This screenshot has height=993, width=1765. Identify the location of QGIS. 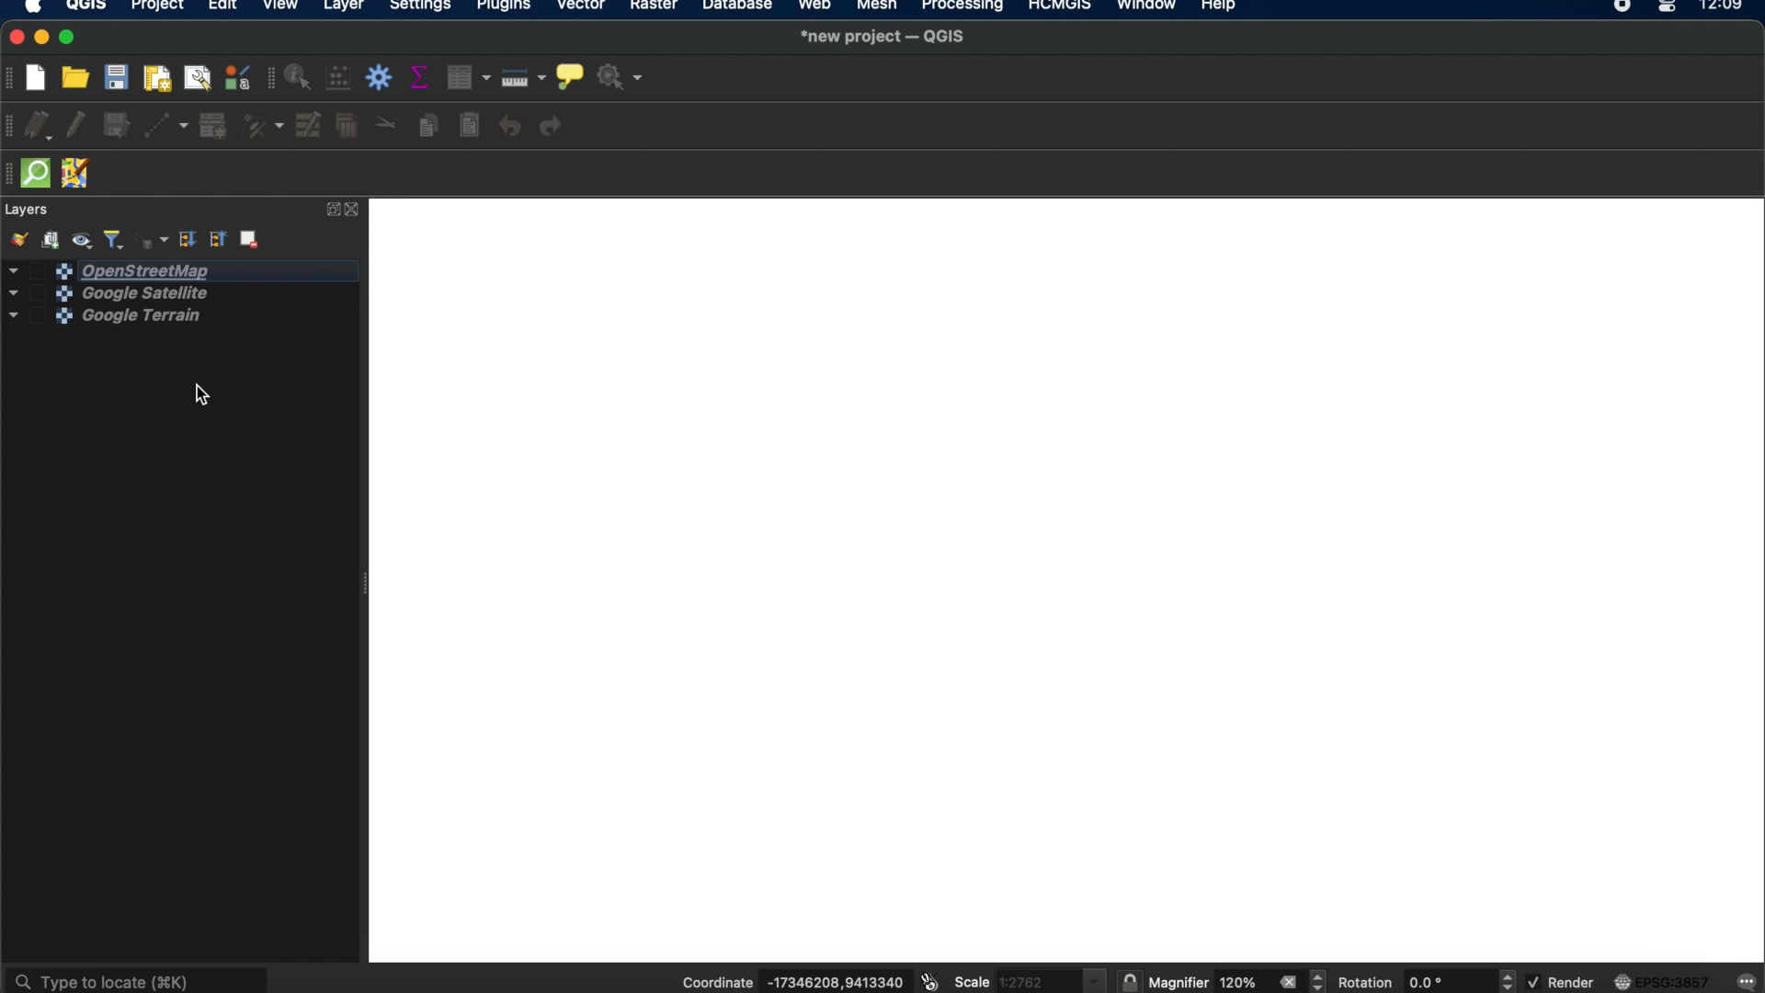
(86, 7).